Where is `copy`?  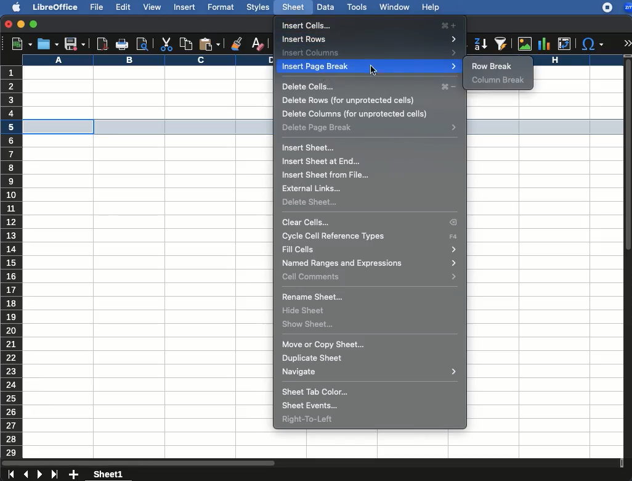
copy is located at coordinates (184, 44).